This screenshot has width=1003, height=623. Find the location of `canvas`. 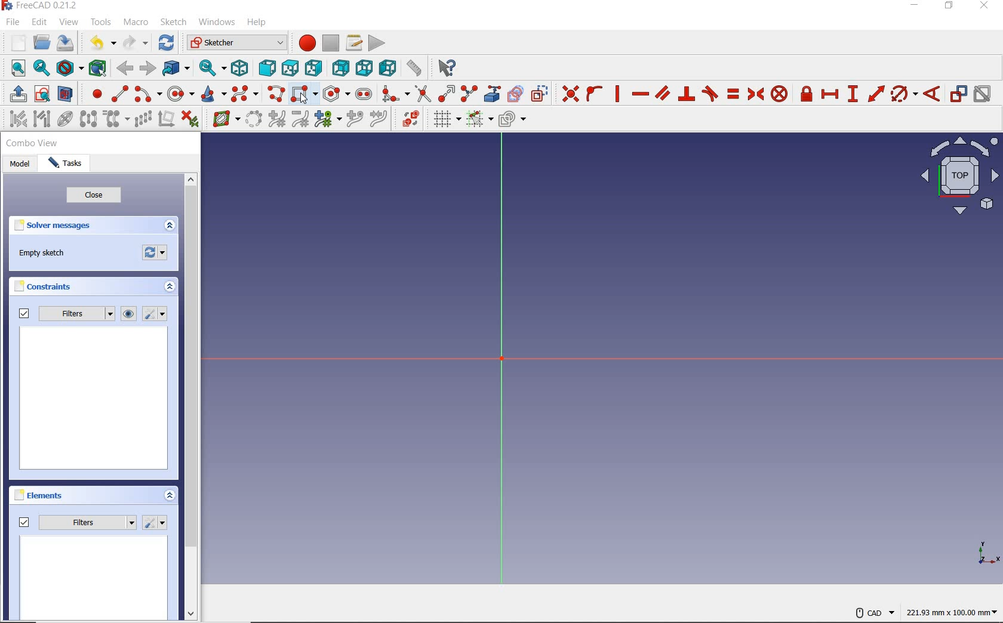

canvas is located at coordinates (573, 349).